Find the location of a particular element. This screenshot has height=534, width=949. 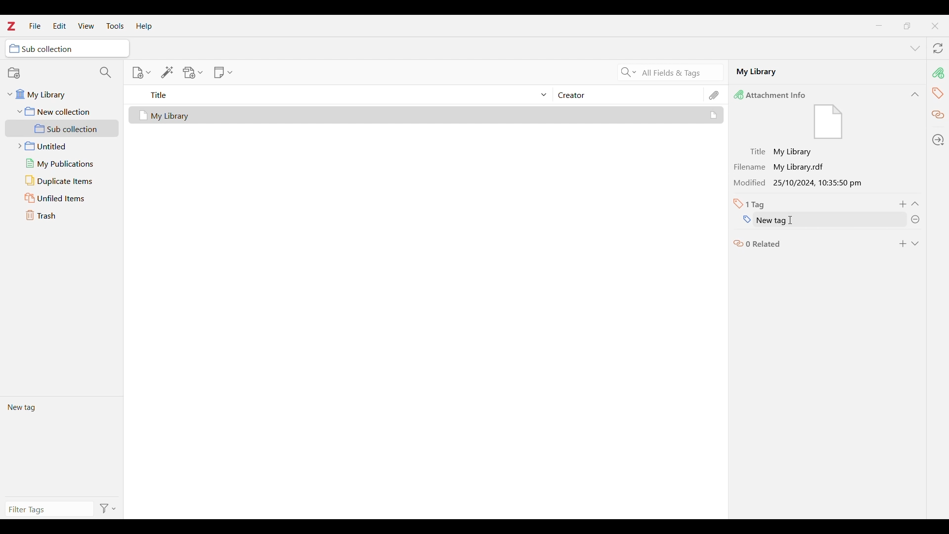

Trash folder is located at coordinates (62, 215).